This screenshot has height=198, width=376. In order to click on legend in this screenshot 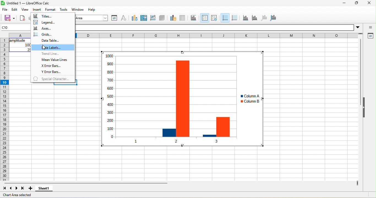, I will do `click(214, 18)`.